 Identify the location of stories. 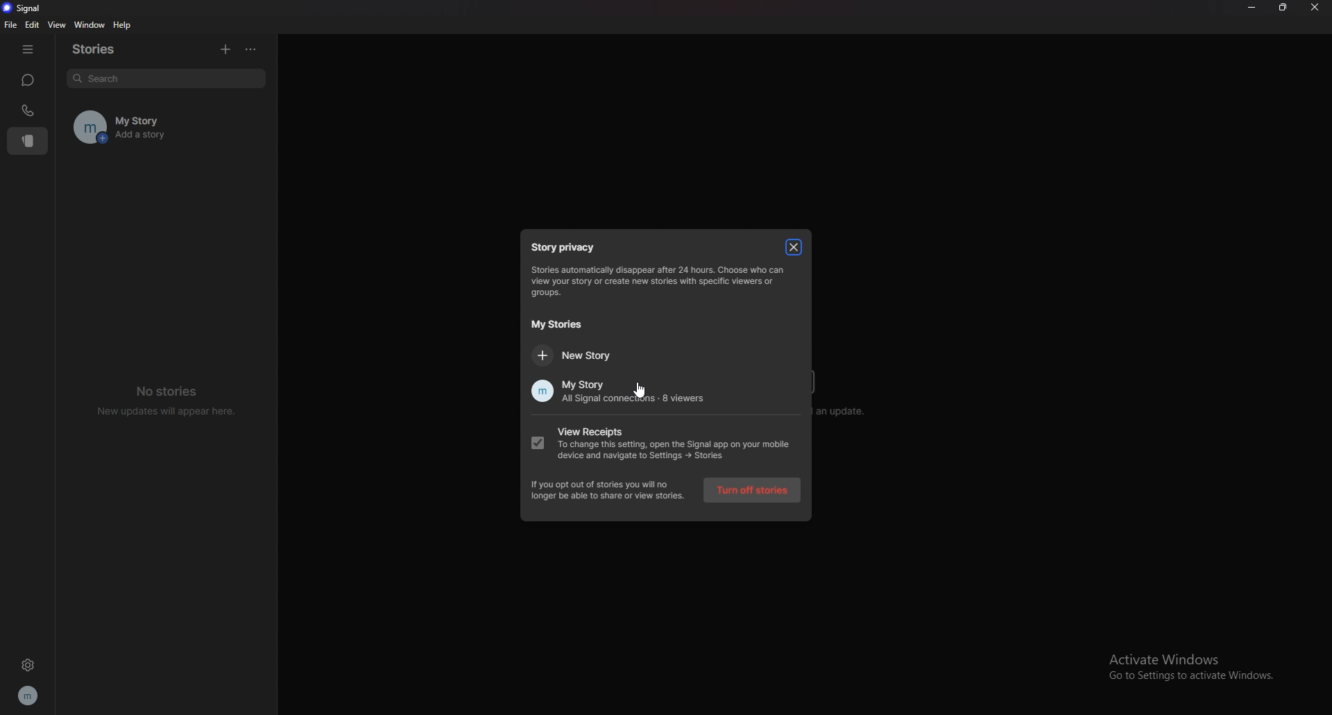
(105, 49).